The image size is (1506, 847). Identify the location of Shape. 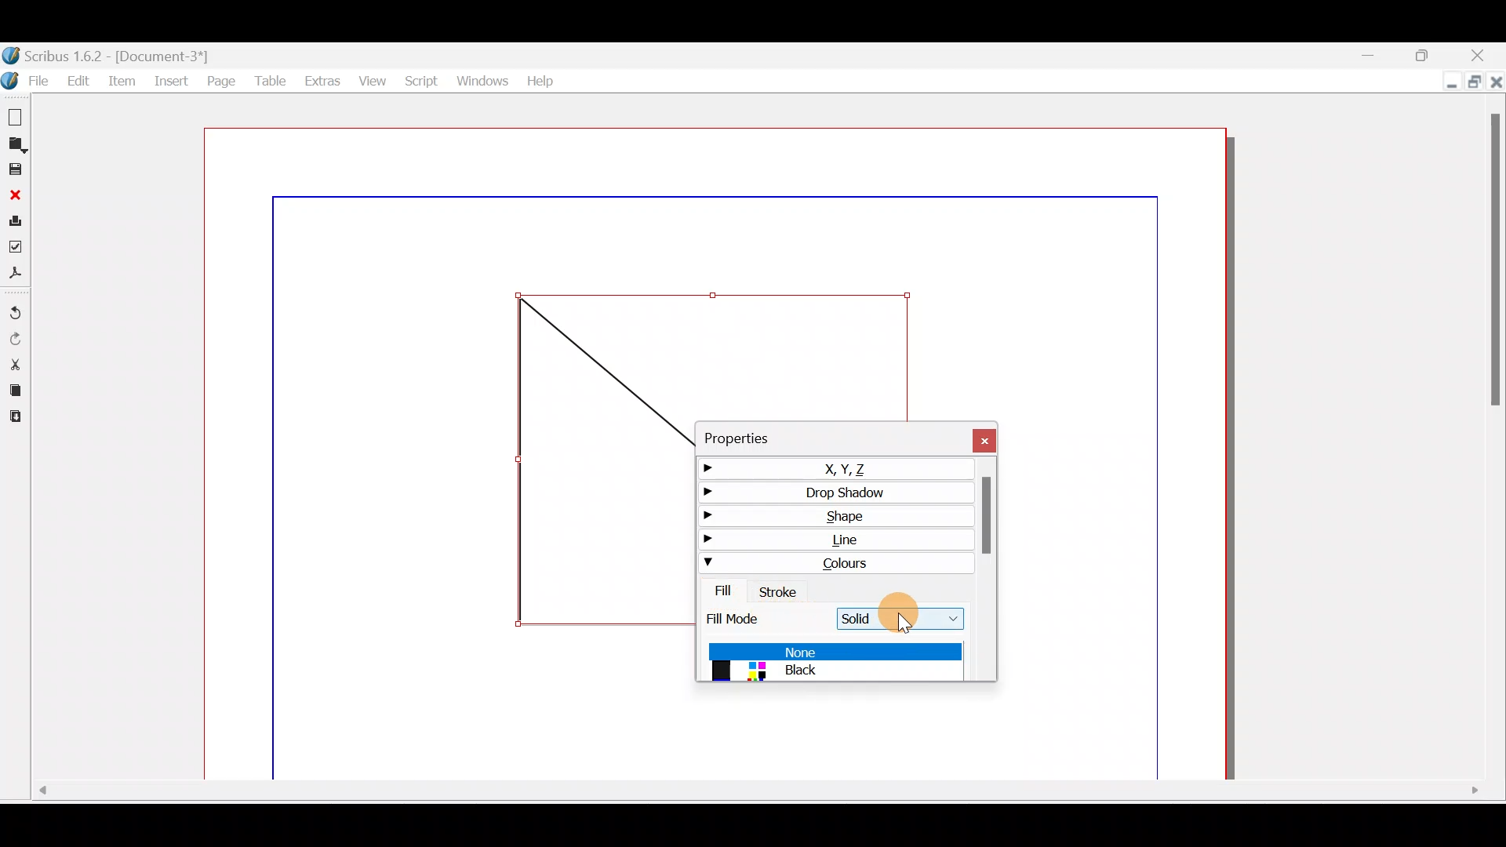
(835, 514).